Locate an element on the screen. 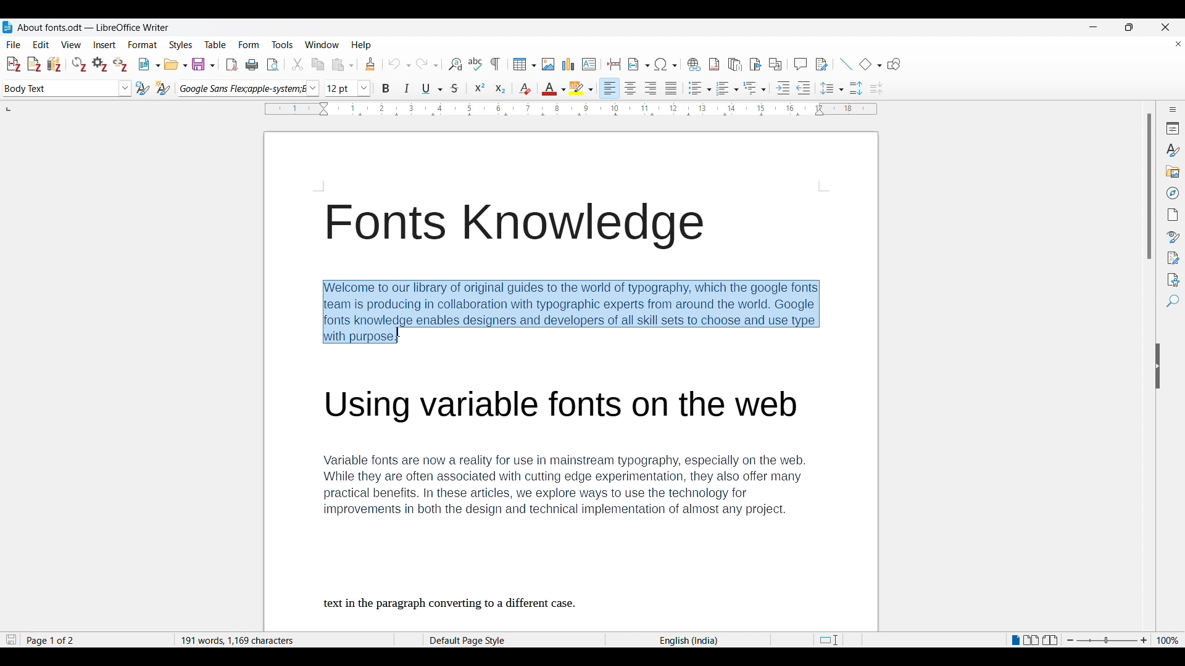 The image size is (1185, 666). Insert image is located at coordinates (548, 64).